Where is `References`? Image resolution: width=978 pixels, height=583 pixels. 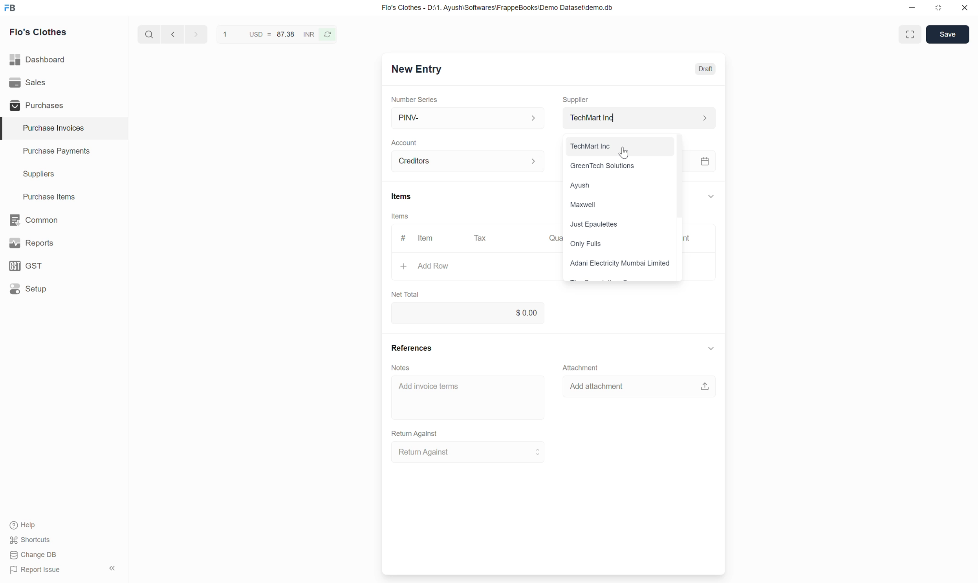
References is located at coordinates (412, 348).